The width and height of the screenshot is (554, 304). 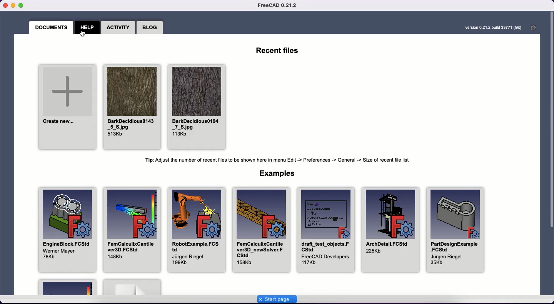 I want to click on Examples, so click(x=275, y=173).